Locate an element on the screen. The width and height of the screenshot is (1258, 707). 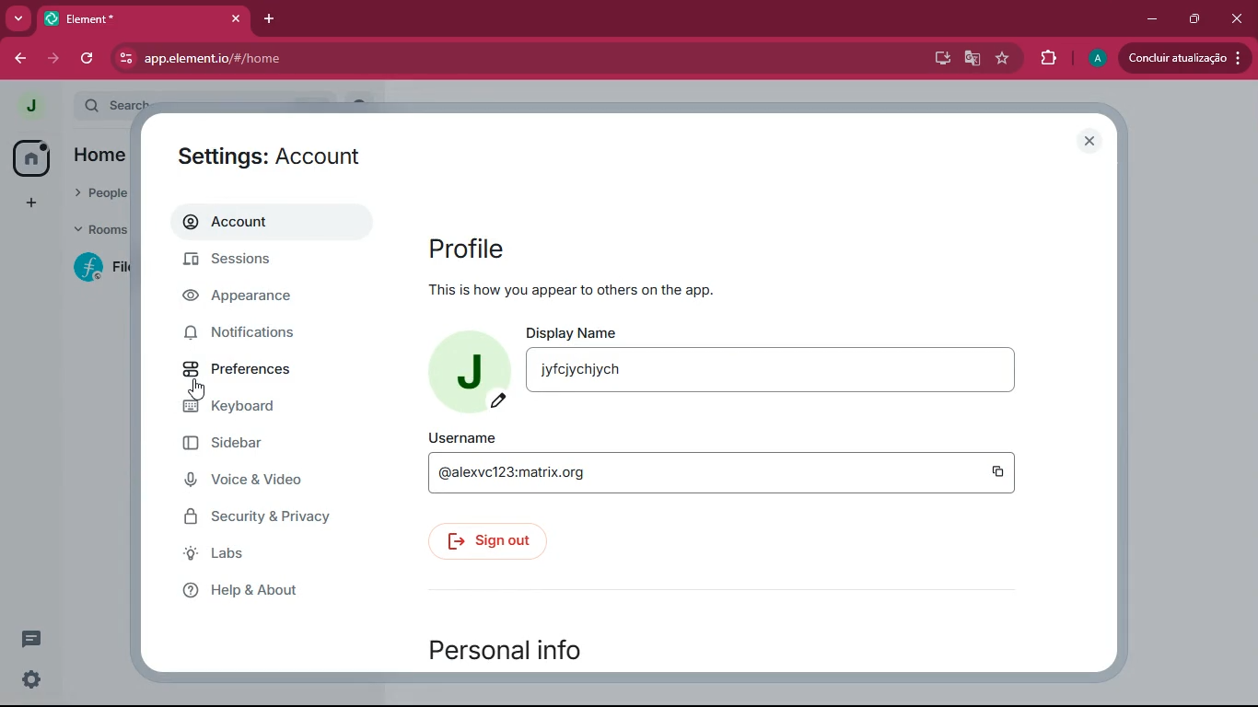
minimize is located at coordinates (1147, 19).